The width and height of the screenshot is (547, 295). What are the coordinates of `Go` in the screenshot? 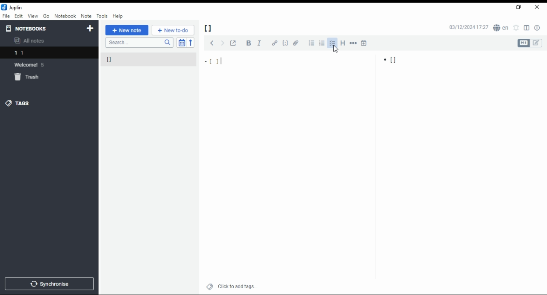 It's located at (46, 15).